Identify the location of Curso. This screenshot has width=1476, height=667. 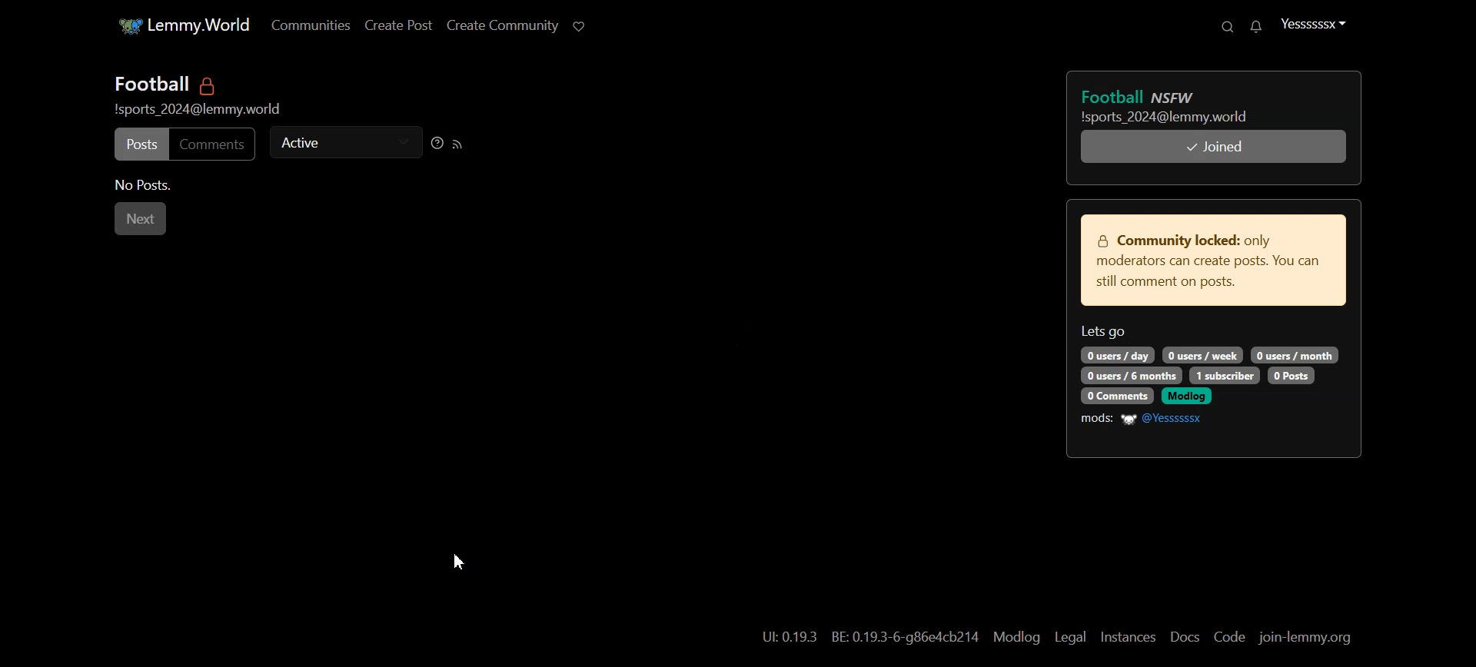
(458, 561).